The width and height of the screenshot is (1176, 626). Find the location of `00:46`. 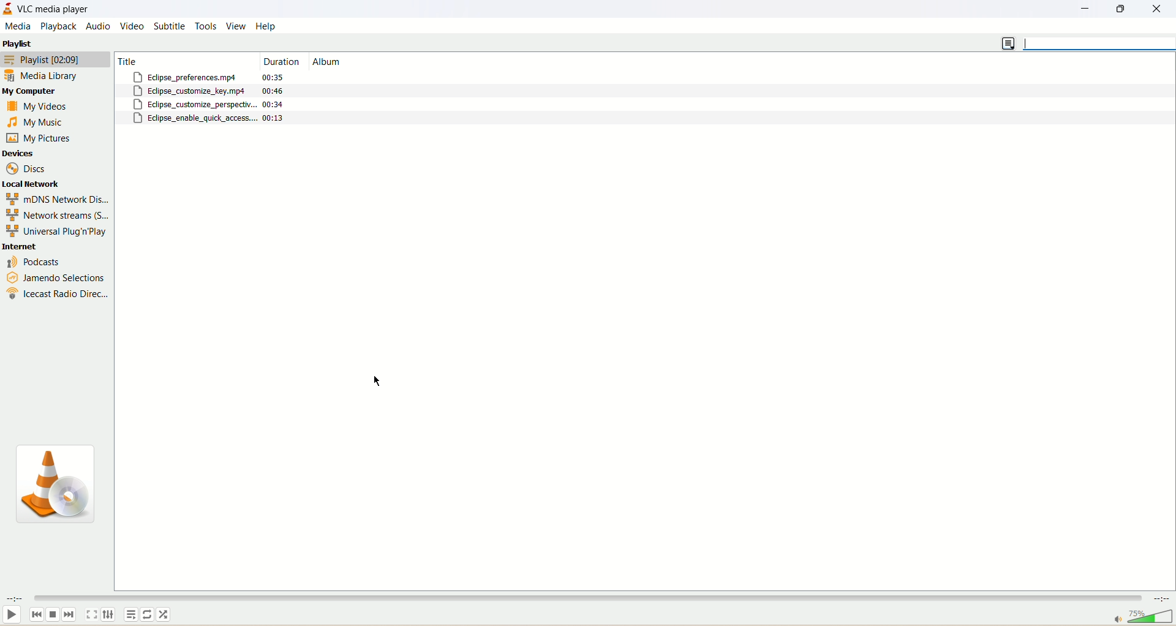

00:46 is located at coordinates (275, 91).